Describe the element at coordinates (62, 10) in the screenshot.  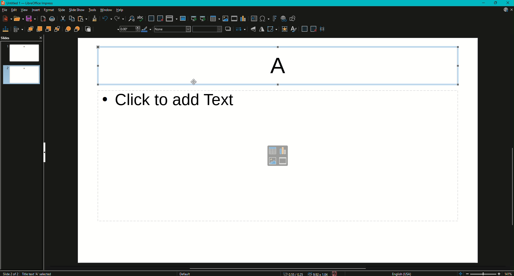
I see `Slide` at that location.